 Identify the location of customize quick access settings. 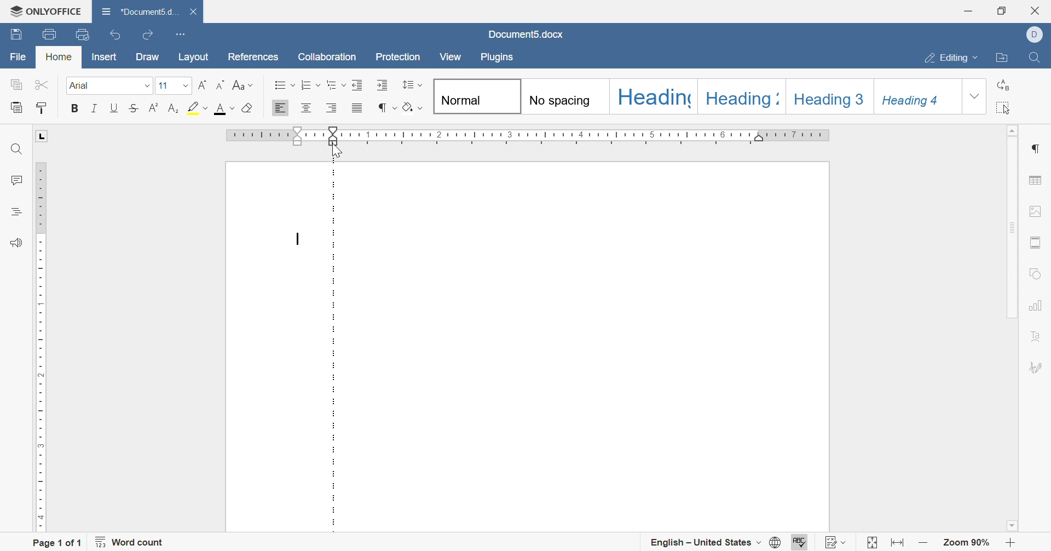
(181, 33).